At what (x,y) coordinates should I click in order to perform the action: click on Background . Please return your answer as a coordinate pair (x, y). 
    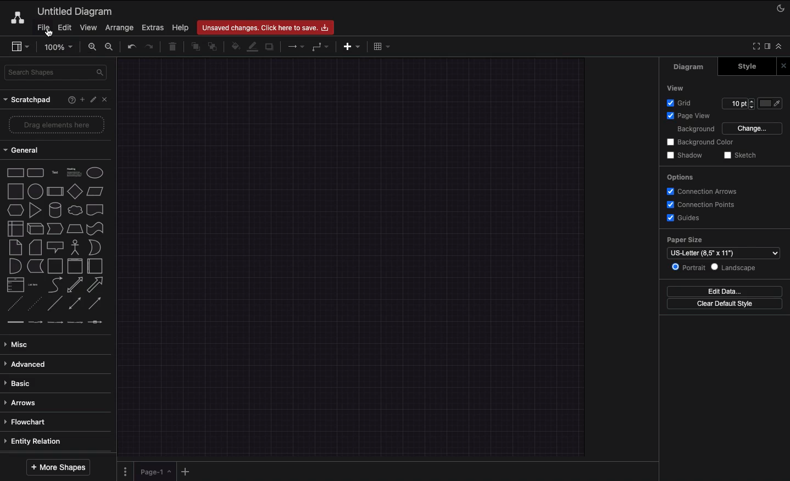
    Looking at the image, I should click on (689, 130).